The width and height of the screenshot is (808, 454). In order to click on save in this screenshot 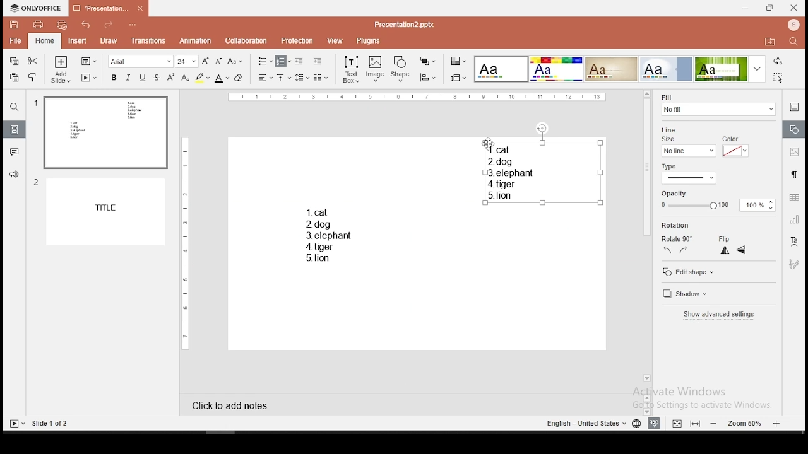, I will do `click(14, 24)`.